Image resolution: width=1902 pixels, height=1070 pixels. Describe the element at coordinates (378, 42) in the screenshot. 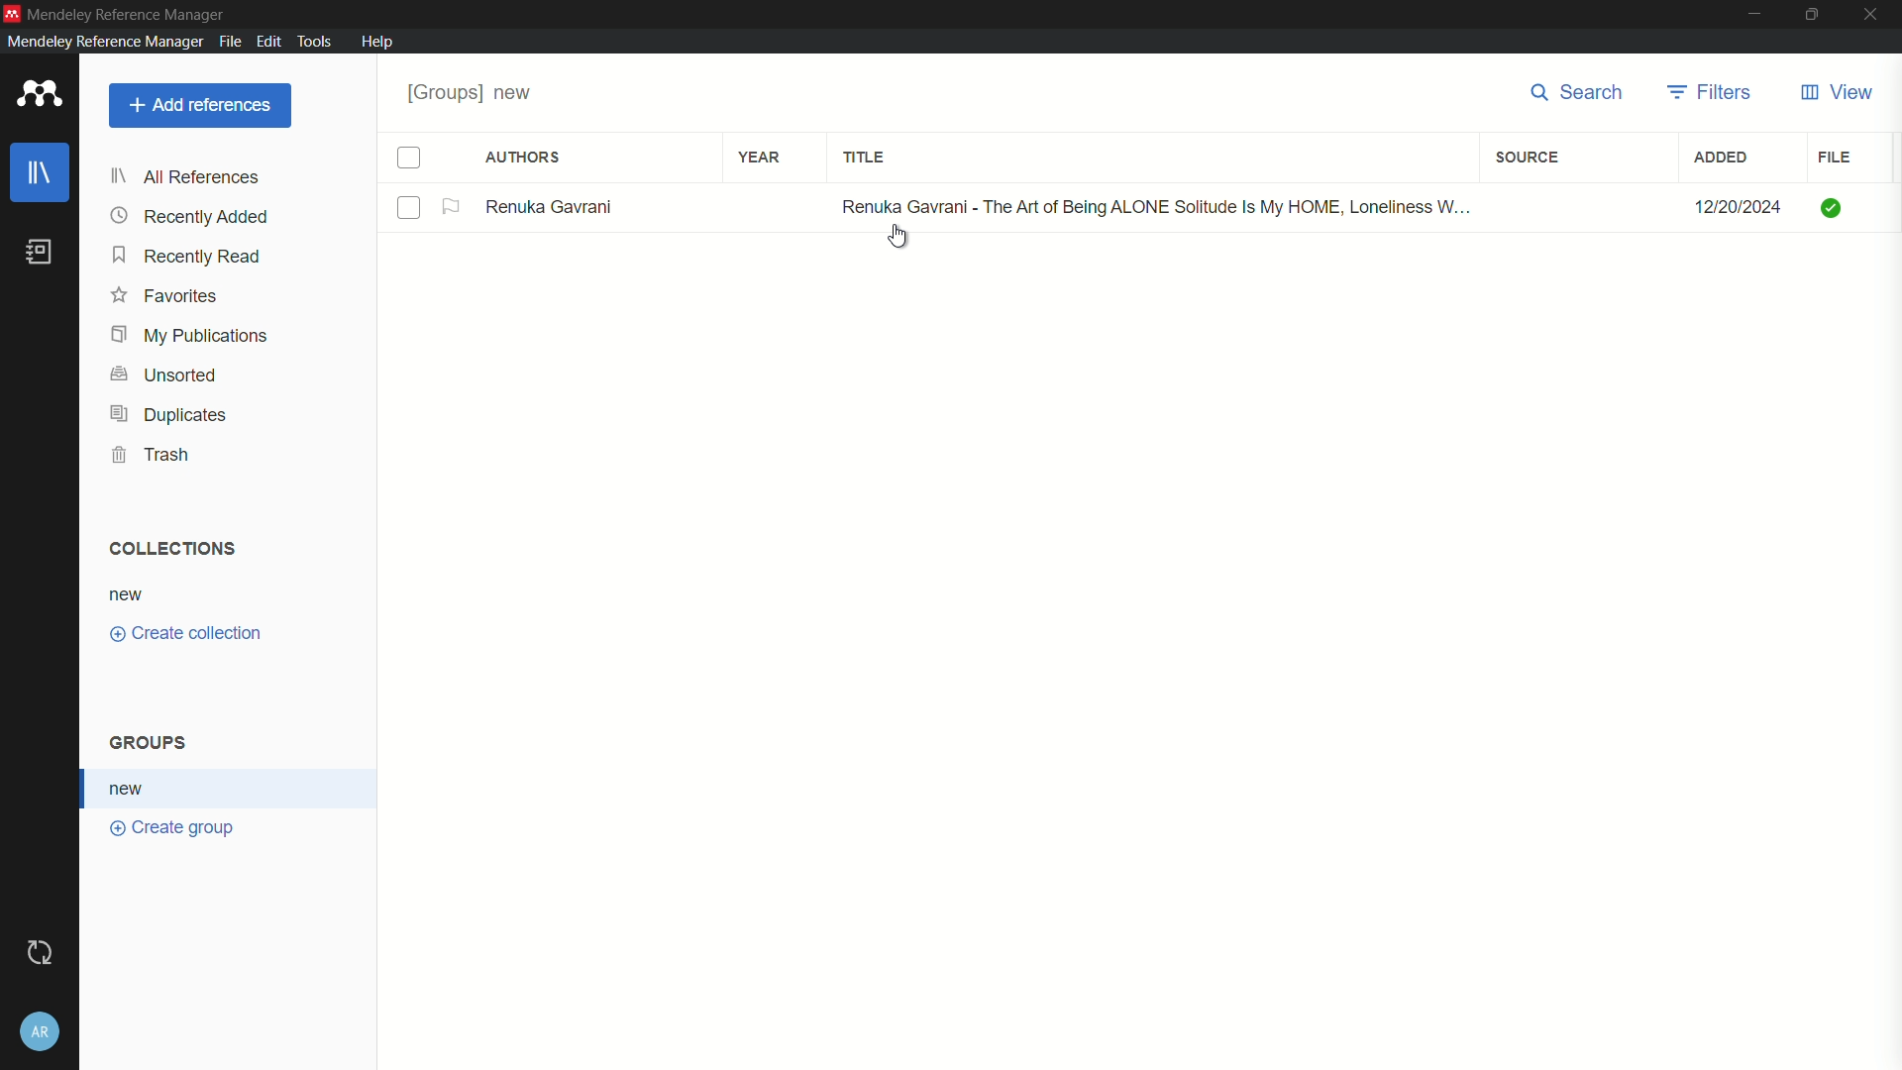

I see `help` at that location.